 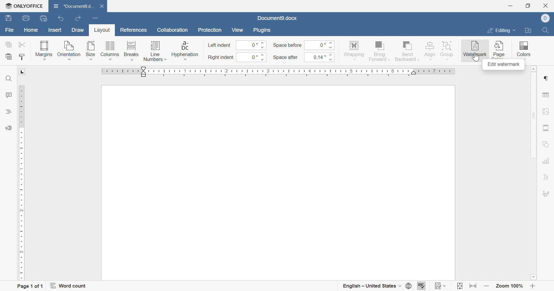 What do you see at coordinates (411, 286) in the screenshot?
I see `set document language` at bounding box center [411, 286].